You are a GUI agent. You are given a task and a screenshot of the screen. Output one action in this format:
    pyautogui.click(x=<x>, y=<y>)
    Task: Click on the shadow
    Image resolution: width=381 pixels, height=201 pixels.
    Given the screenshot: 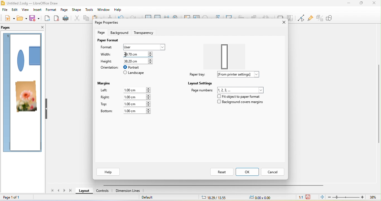 What is the action you would take?
    pyautogui.click(x=280, y=14)
    